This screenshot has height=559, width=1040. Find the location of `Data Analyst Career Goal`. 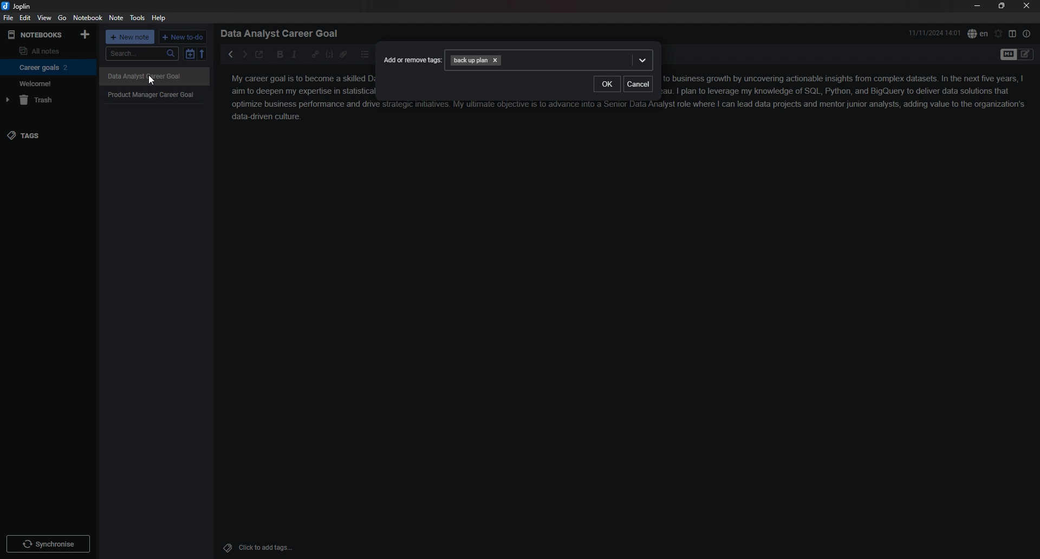

Data Analyst Career Goal is located at coordinates (283, 33).